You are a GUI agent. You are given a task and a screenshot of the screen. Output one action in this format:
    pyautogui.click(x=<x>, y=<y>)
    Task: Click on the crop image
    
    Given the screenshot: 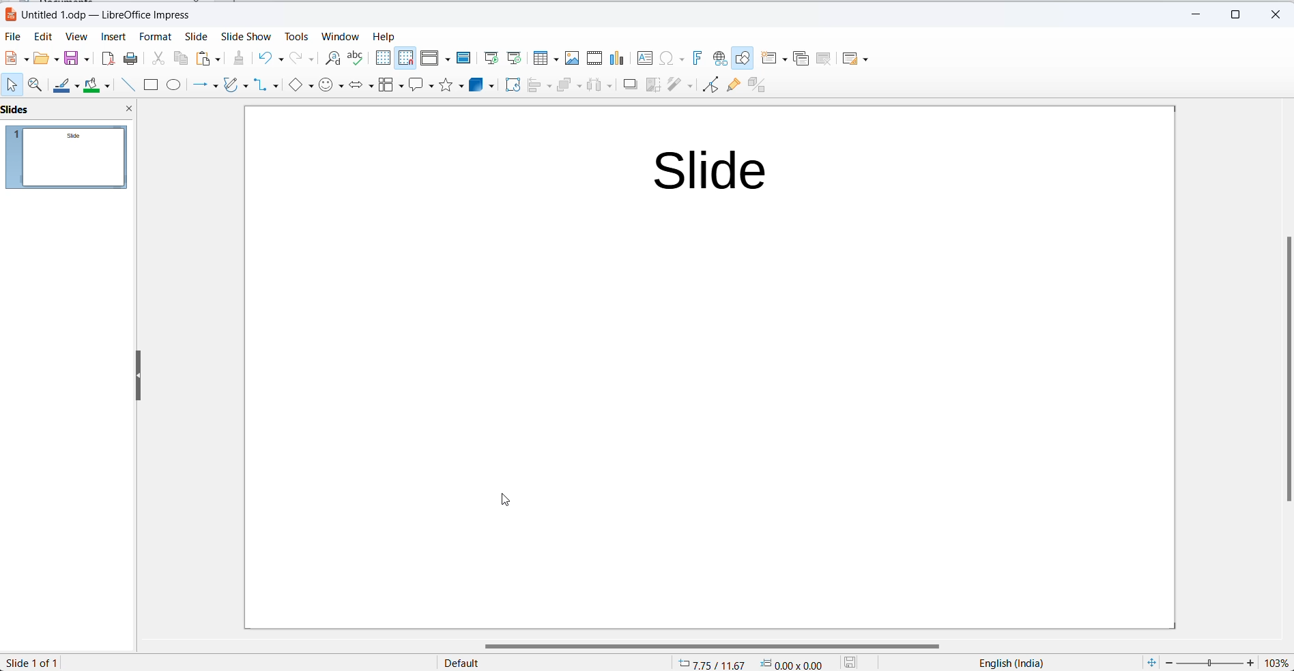 What is the action you would take?
    pyautogui.click(x=652, y=85)
    